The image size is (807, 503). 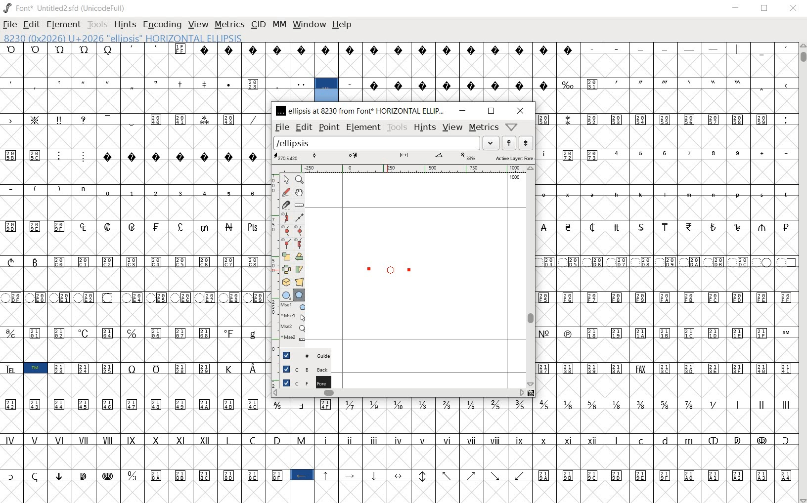 I want to click on measure a distance, angle between points, so click(x=299, y=204).